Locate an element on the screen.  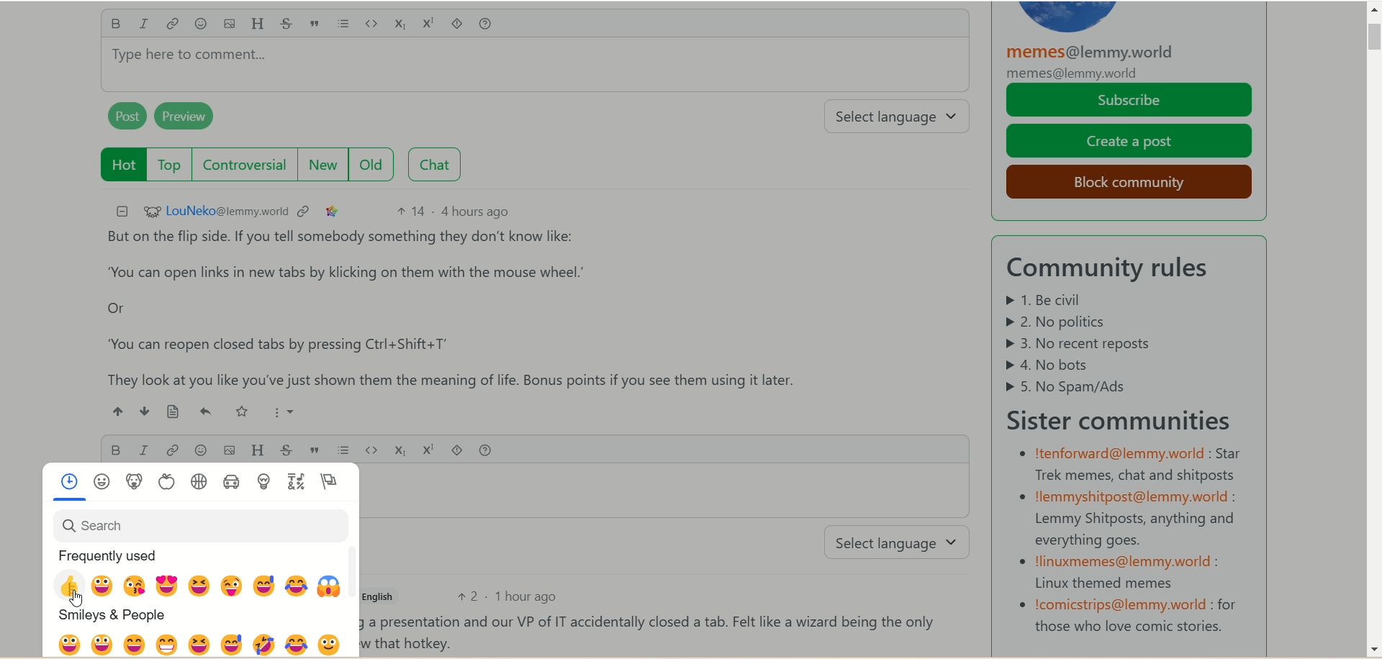
minimize is located at coordinates (118, 210).